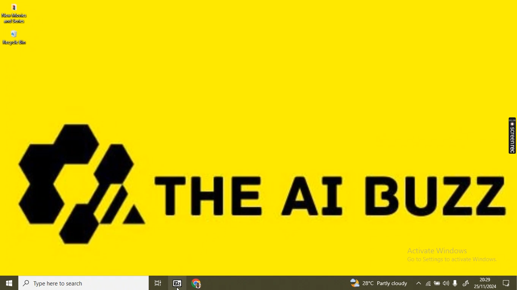 Image resolution: width=517 pixels, height=290 pixels. Describe the element at coordinates (428, 284) in the screenshot. I see `wifi` at that location.